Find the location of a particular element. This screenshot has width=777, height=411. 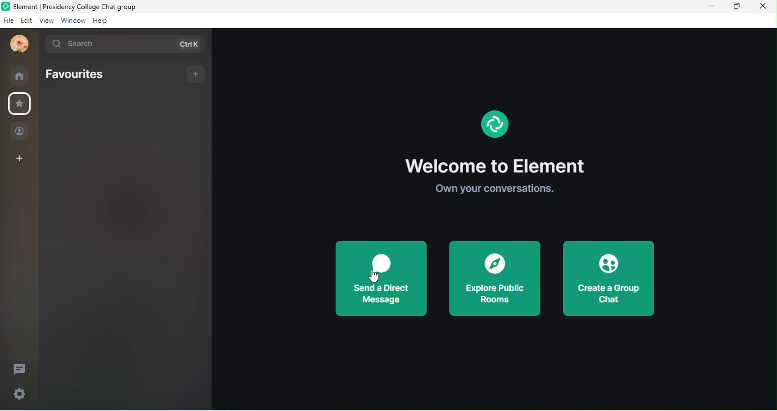

Logo is located at coordinates (6, 6).